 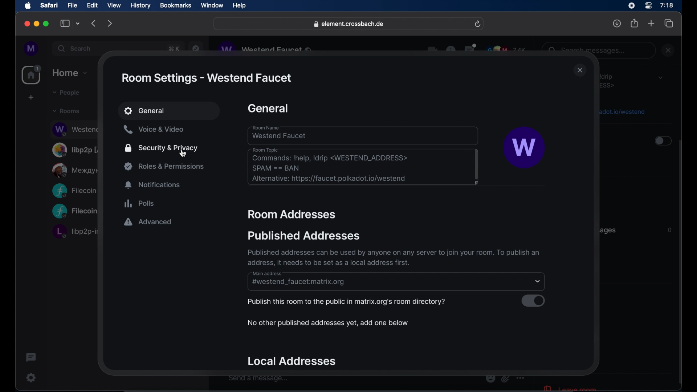 What do you see at coordinates (196, 48) in the screenshot?
I see `navigation` at bounding box center [196, 48].